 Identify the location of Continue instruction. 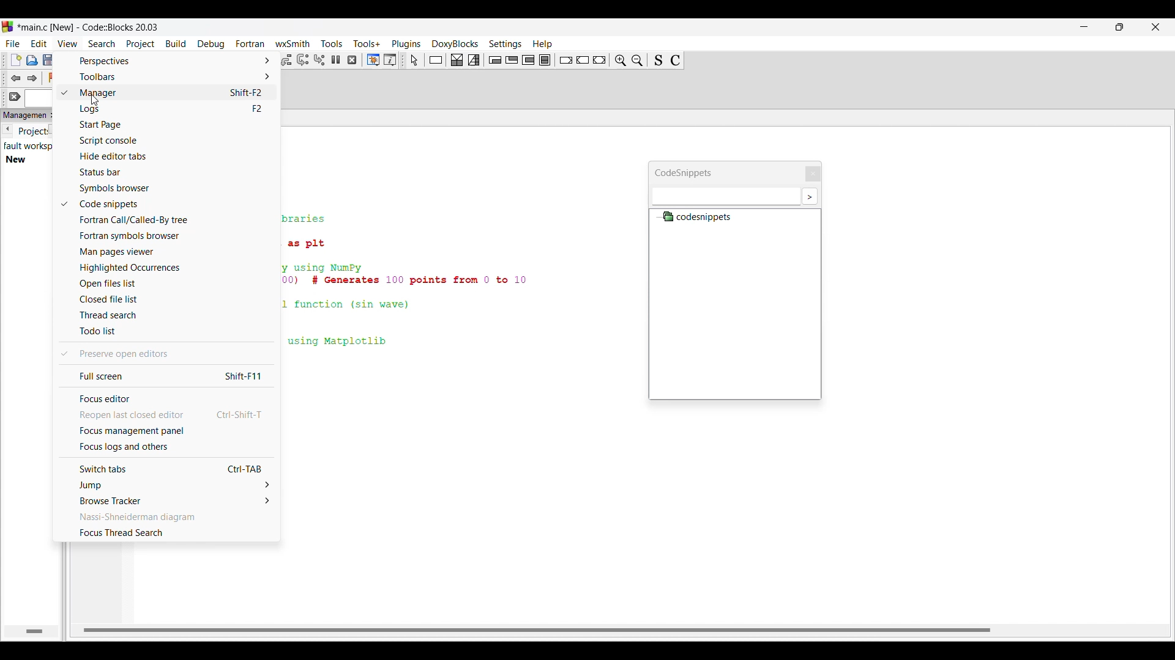
(583, 60).